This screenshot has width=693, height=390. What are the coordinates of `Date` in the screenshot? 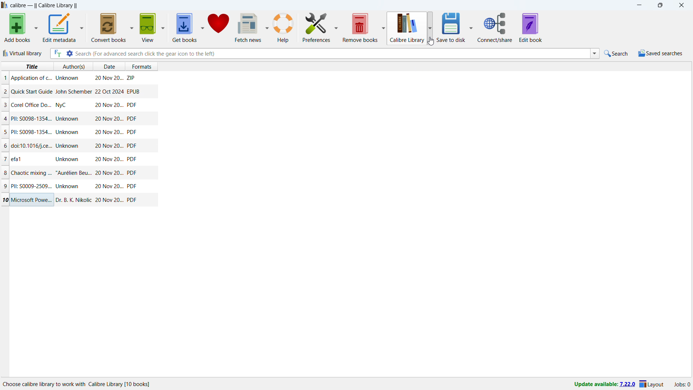 It's located at (109, 132).